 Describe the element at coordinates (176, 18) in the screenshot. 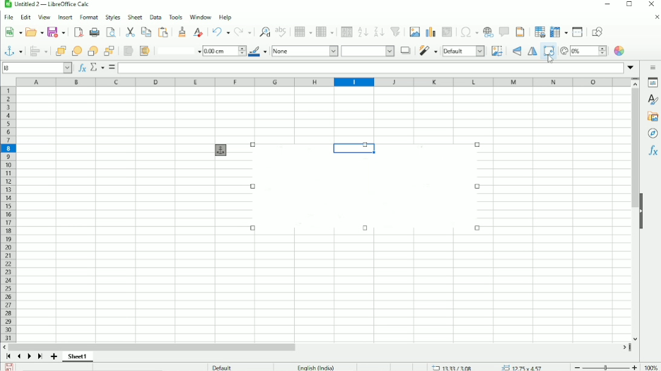

I see `Tools` at that location.